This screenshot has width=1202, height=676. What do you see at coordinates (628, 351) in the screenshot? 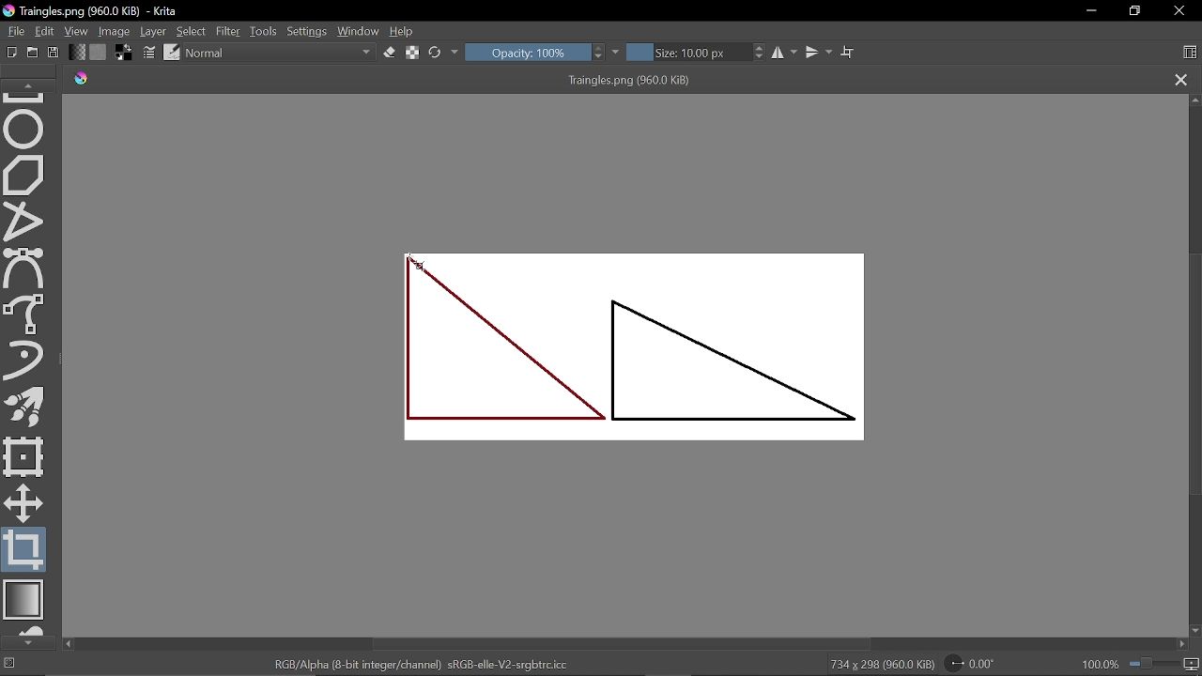
I see `Two triangles` at bounding box center [628, 351].